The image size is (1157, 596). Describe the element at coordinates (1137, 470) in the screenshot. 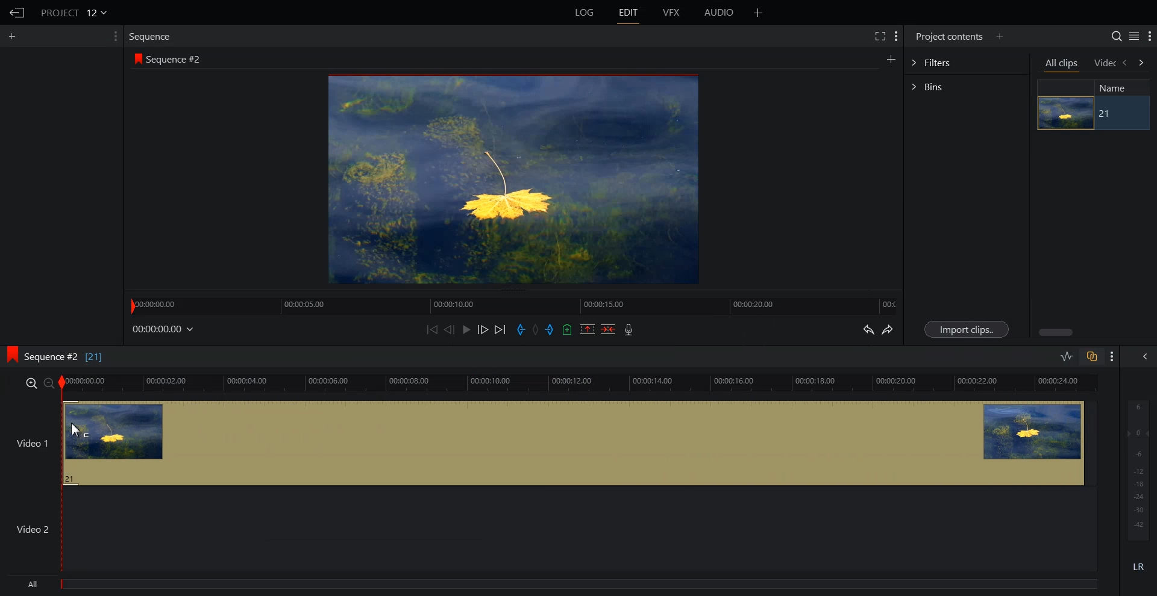

I see `Audio Output level` at that location.